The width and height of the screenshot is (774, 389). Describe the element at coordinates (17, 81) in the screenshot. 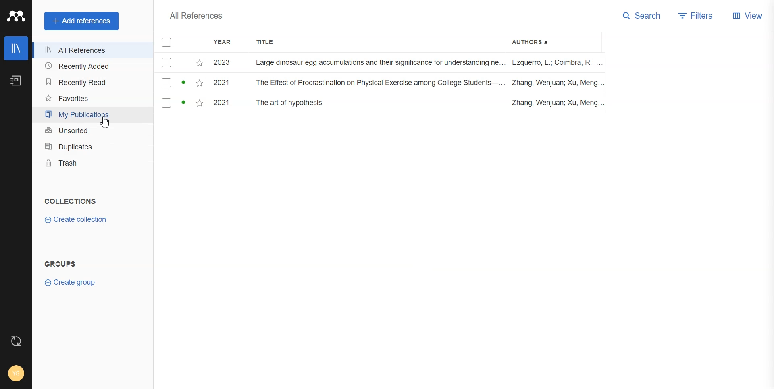

I see `Notebook` at that location.